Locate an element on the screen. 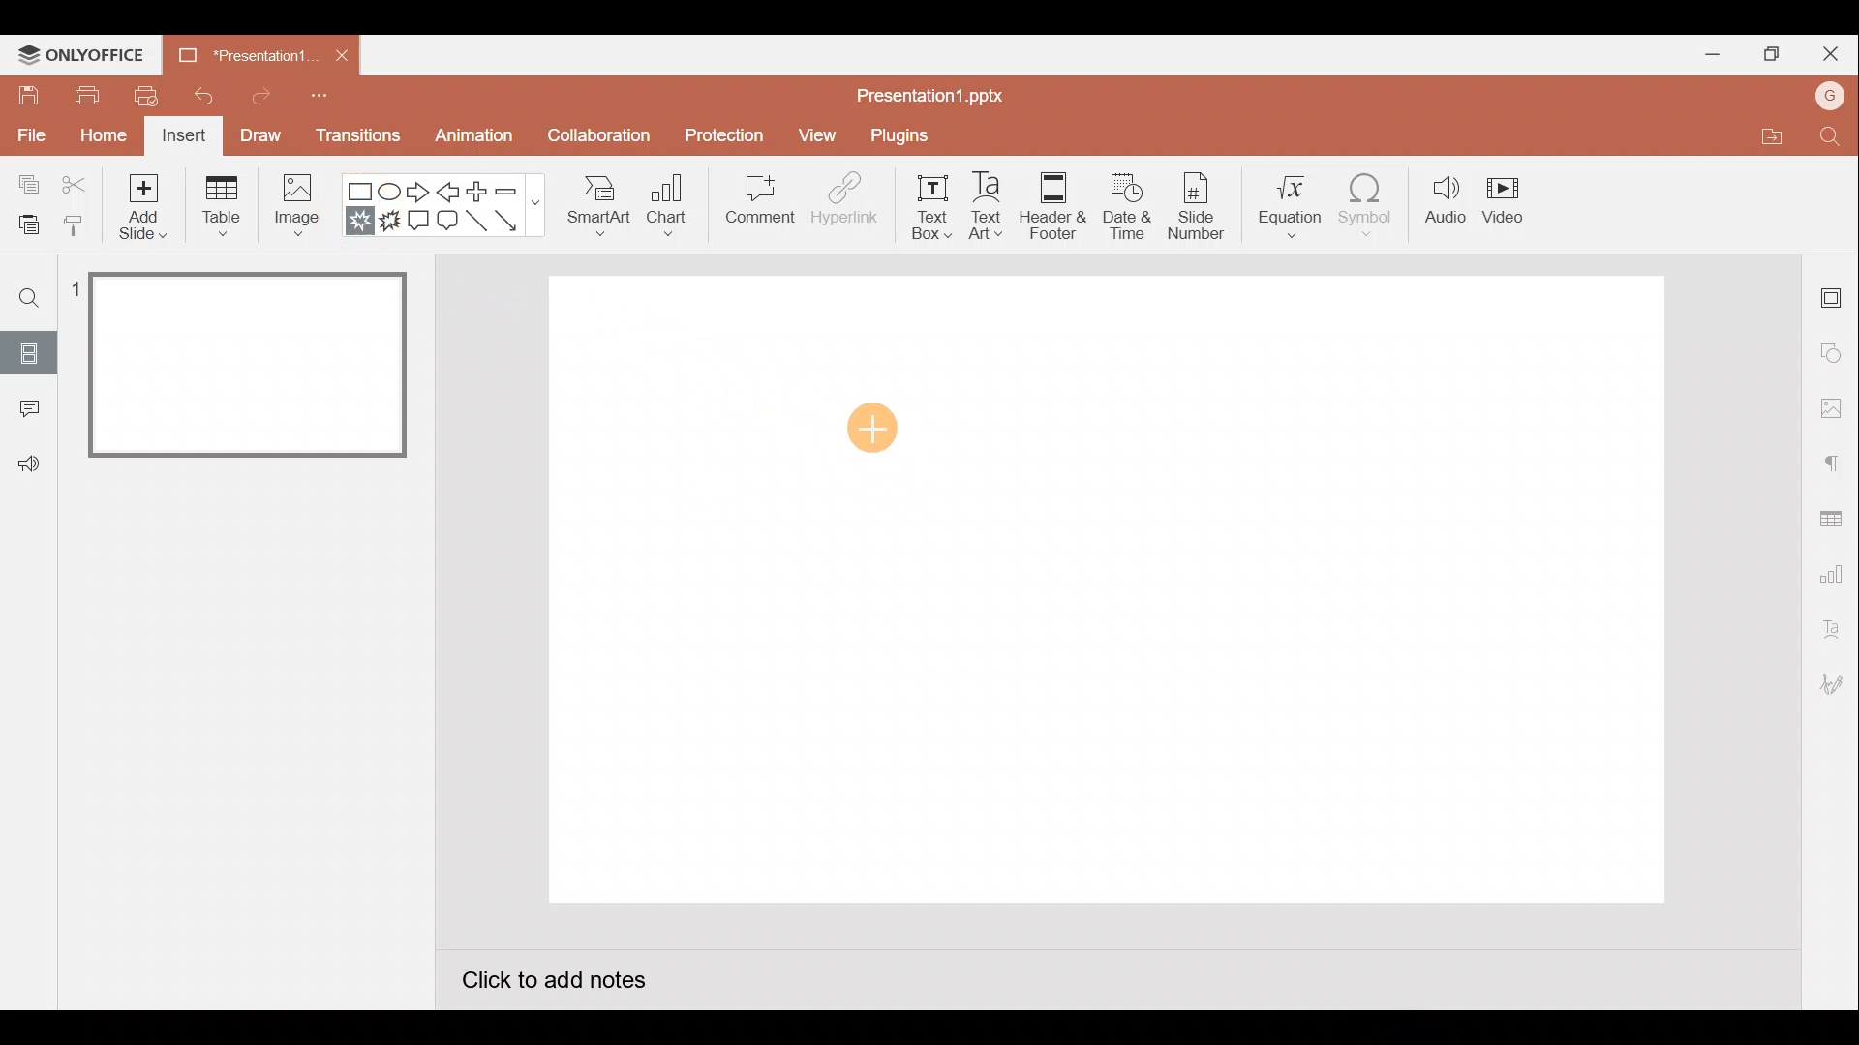 This screenshot has width=1859, height=1045. Plugins is located at coordinates (899, 132).